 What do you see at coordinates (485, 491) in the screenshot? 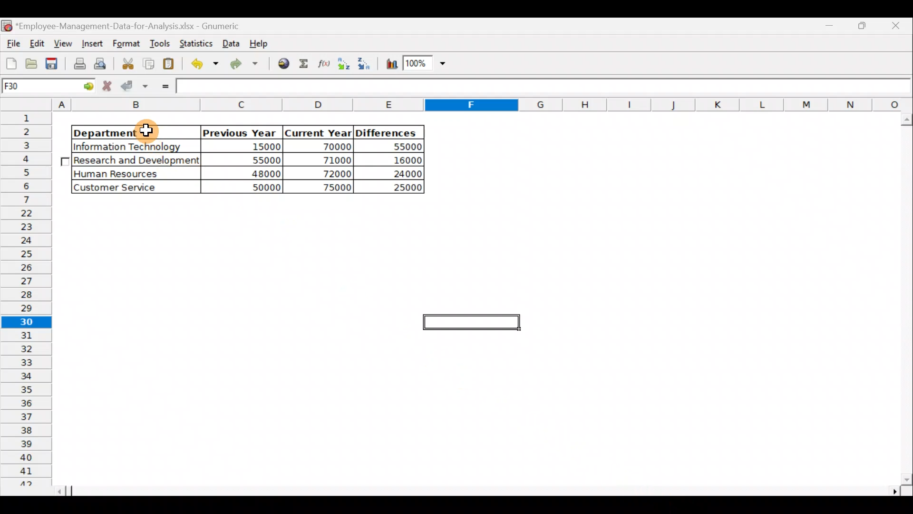
I see `Scroll bar` at bounding box center [485, 491].